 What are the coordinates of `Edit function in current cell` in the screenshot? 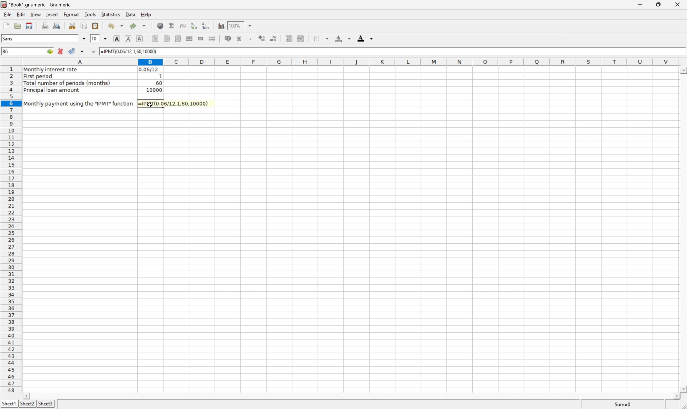 It's located at (183, 26).